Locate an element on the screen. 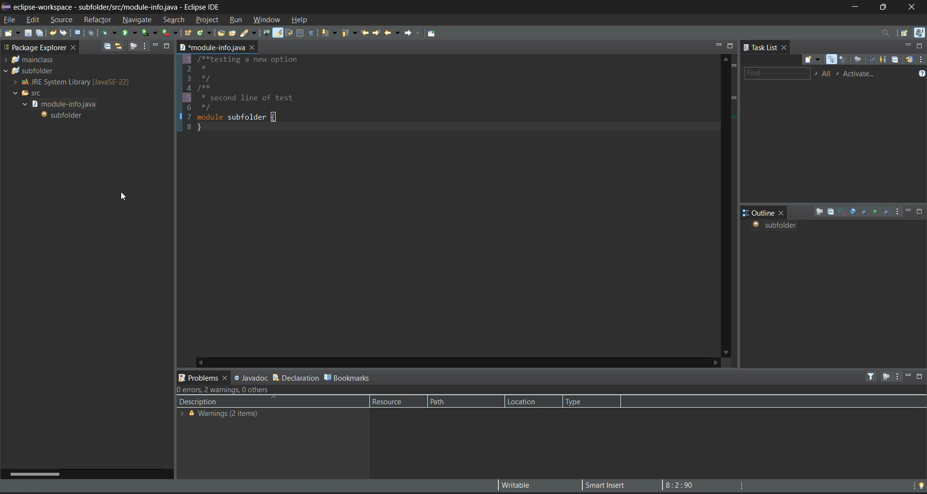  find is located at coordinates (777, 73).